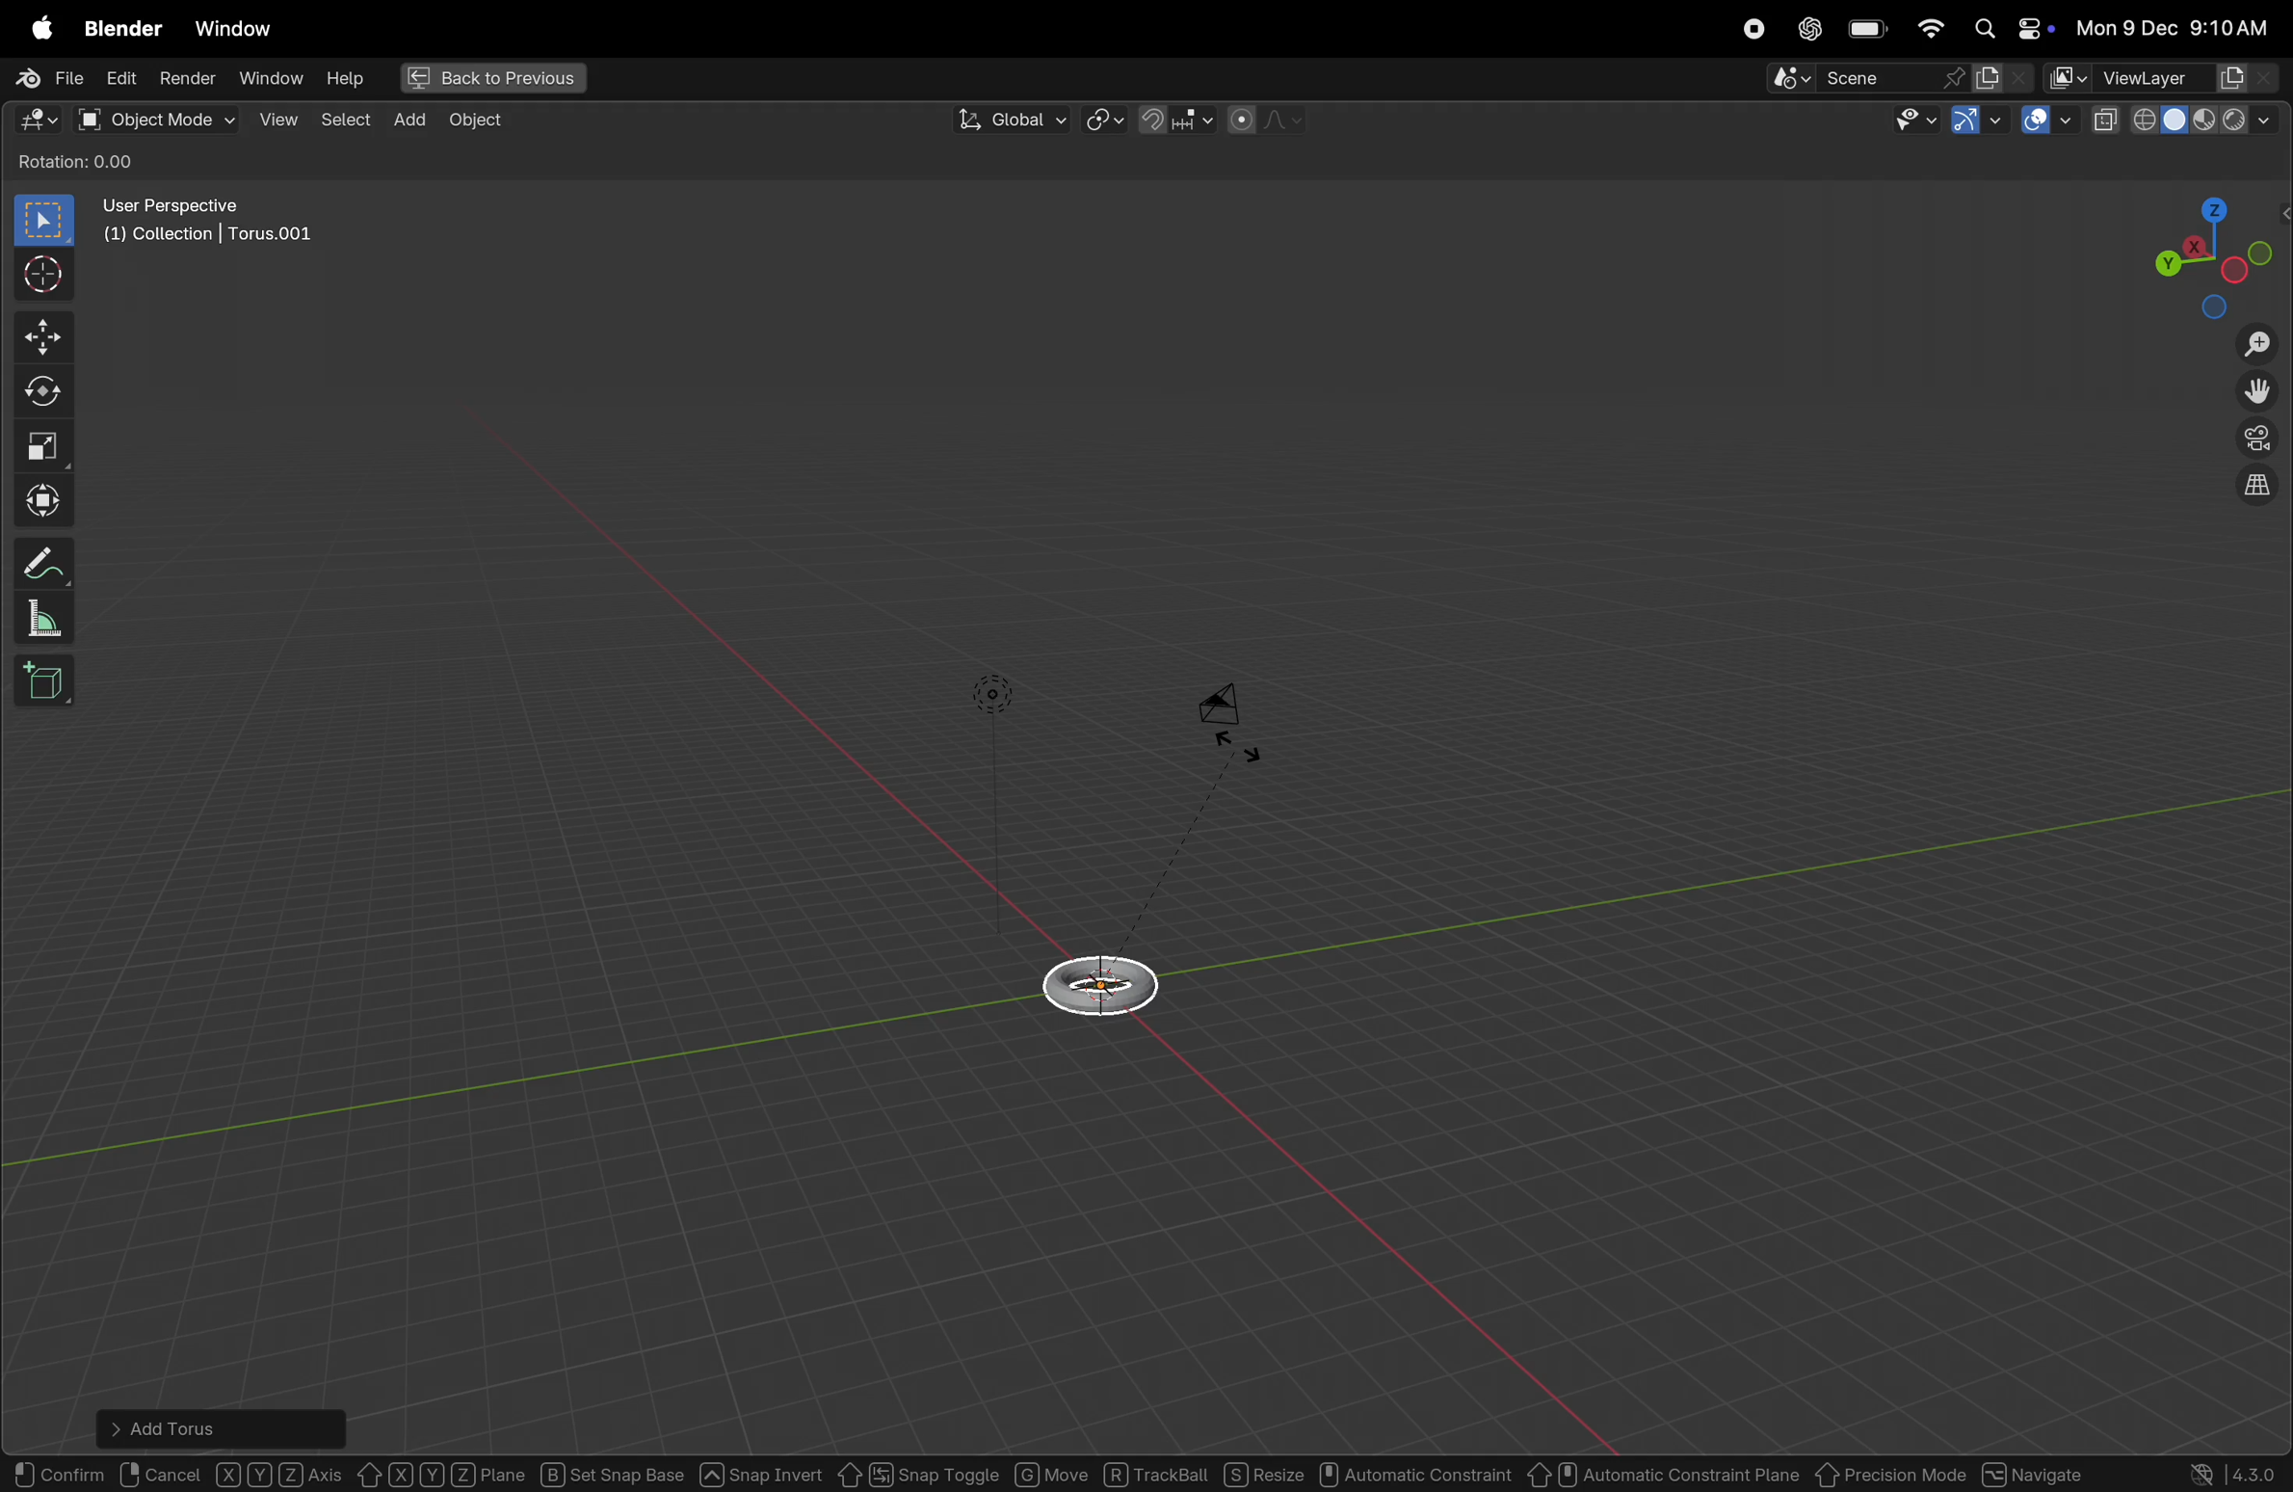 This screenshot has width=2293, height=1492. Describe the element at coordinates (760, 1470) in the screenshot. I see `snap invert` at that location.